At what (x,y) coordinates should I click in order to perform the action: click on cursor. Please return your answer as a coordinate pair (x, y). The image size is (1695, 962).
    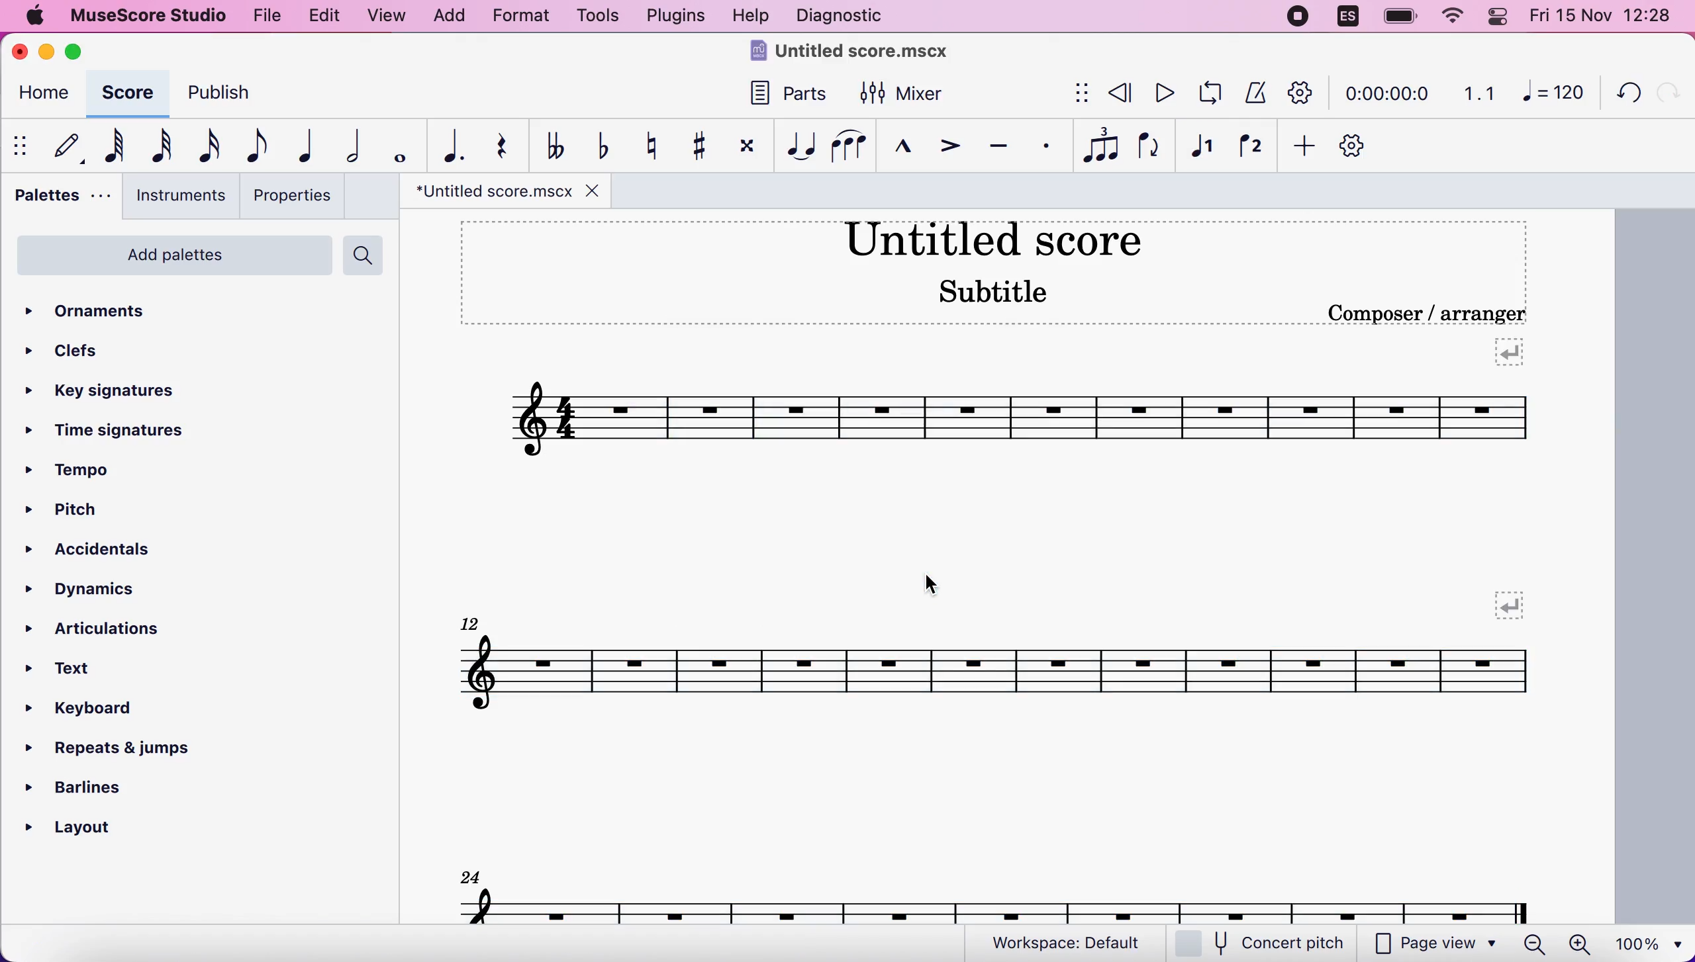
    Looking at the image, I should click on (934, 583).